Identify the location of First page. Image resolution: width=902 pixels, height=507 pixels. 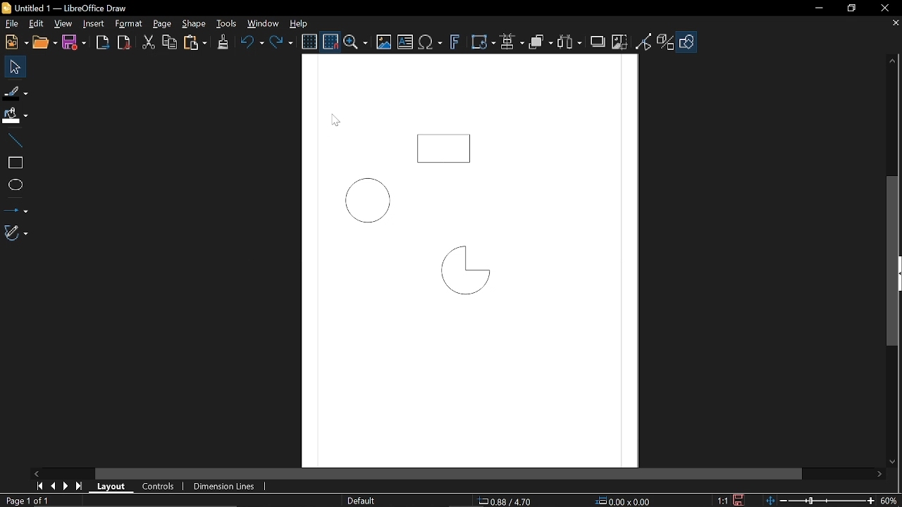
(38, 487).